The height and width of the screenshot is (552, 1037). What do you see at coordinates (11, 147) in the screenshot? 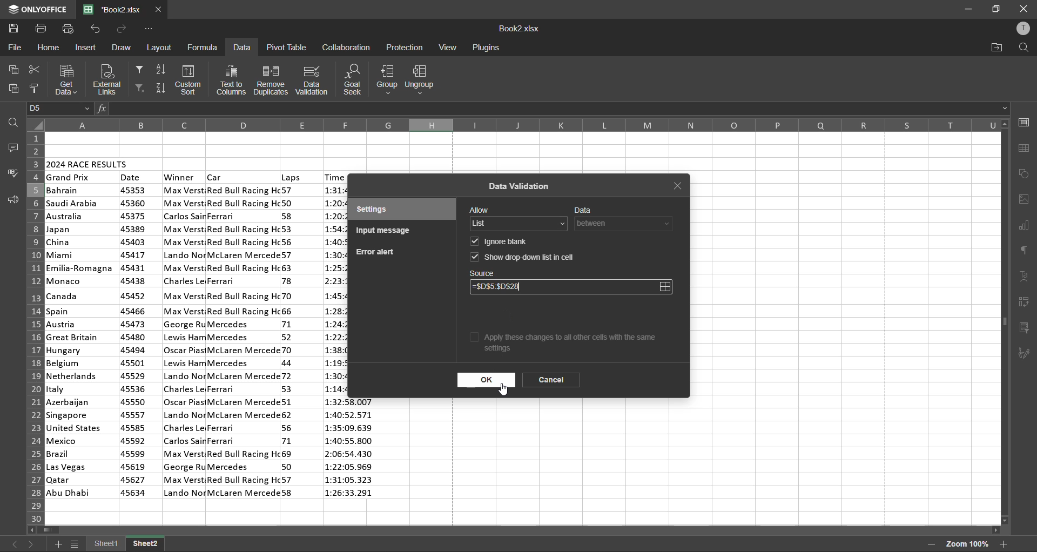
I see `comments` at bounding box center [11, 147].